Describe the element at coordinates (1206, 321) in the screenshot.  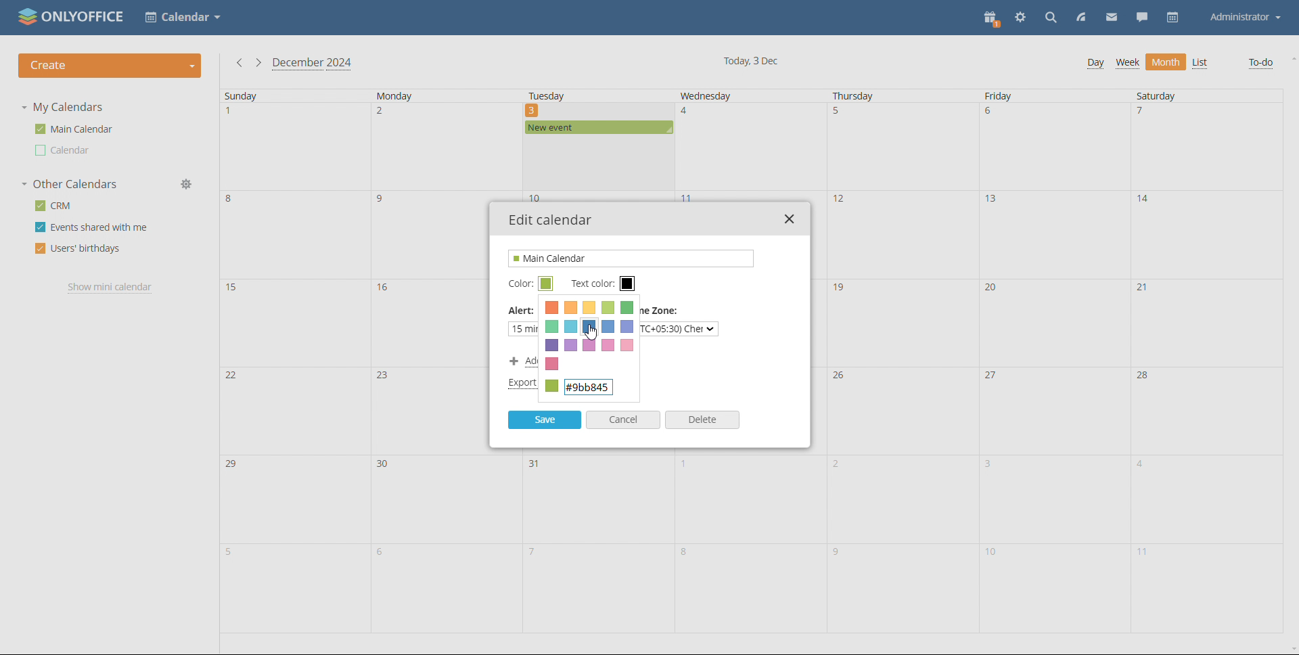
I see `date` at that location.